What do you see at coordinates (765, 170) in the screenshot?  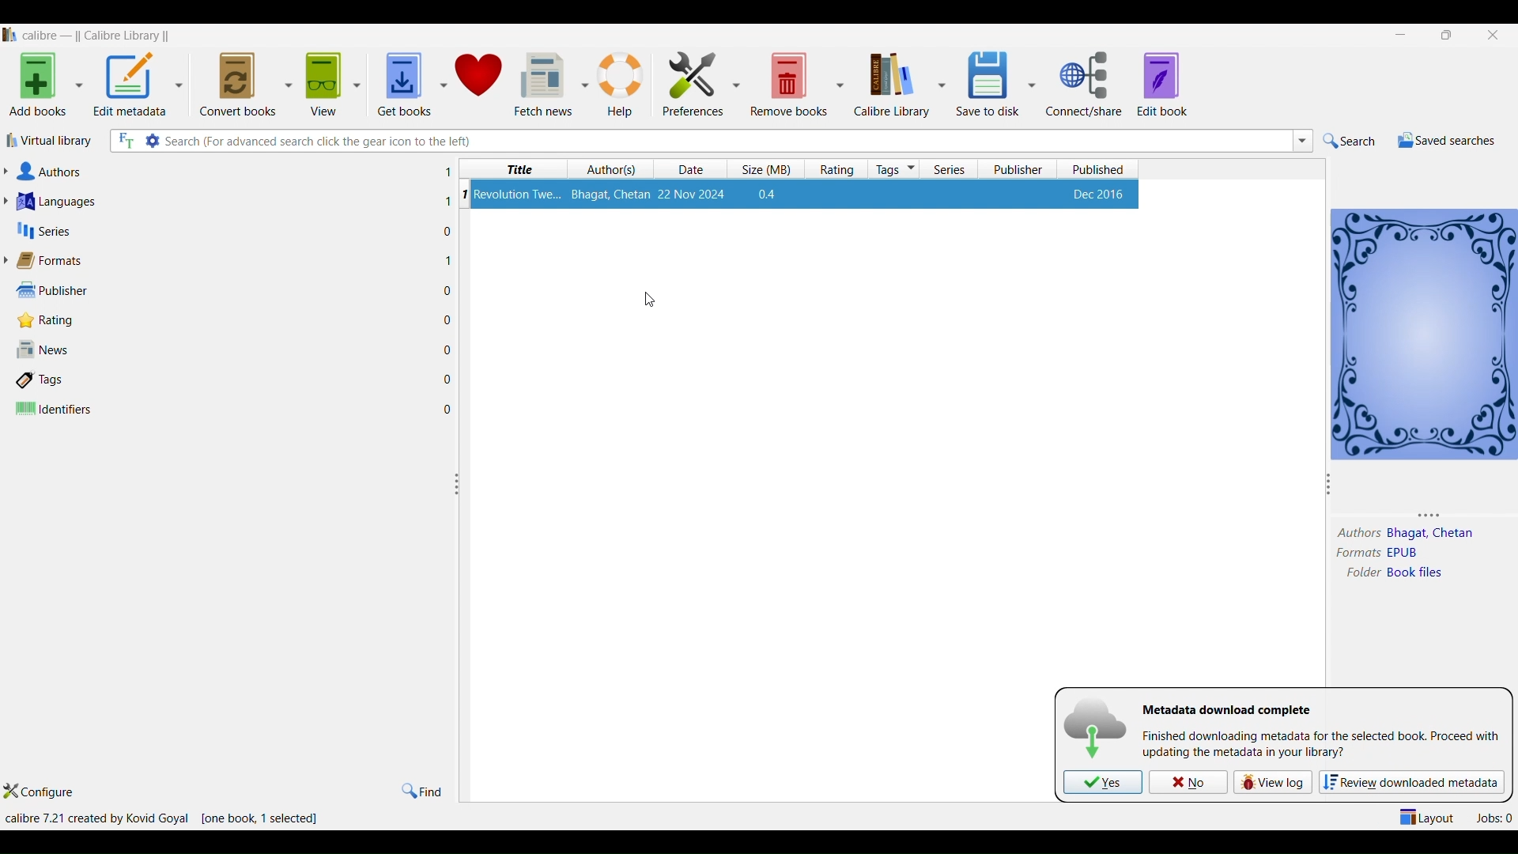 I see `size` at bounding box center [765, 170].